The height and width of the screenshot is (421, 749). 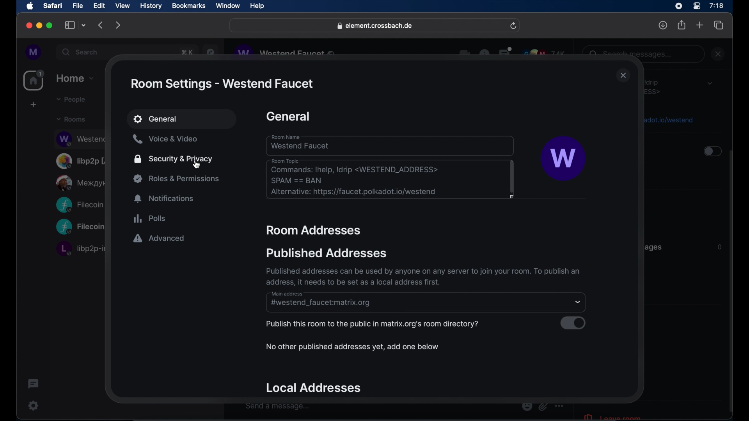 I want to click on polls, so click(x=149, y=218).